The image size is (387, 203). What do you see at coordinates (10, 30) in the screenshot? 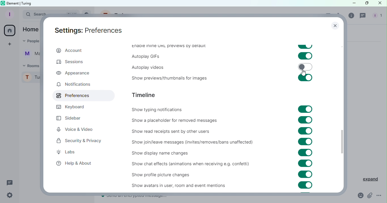
I see `Home` at bounding box center [10, 30].